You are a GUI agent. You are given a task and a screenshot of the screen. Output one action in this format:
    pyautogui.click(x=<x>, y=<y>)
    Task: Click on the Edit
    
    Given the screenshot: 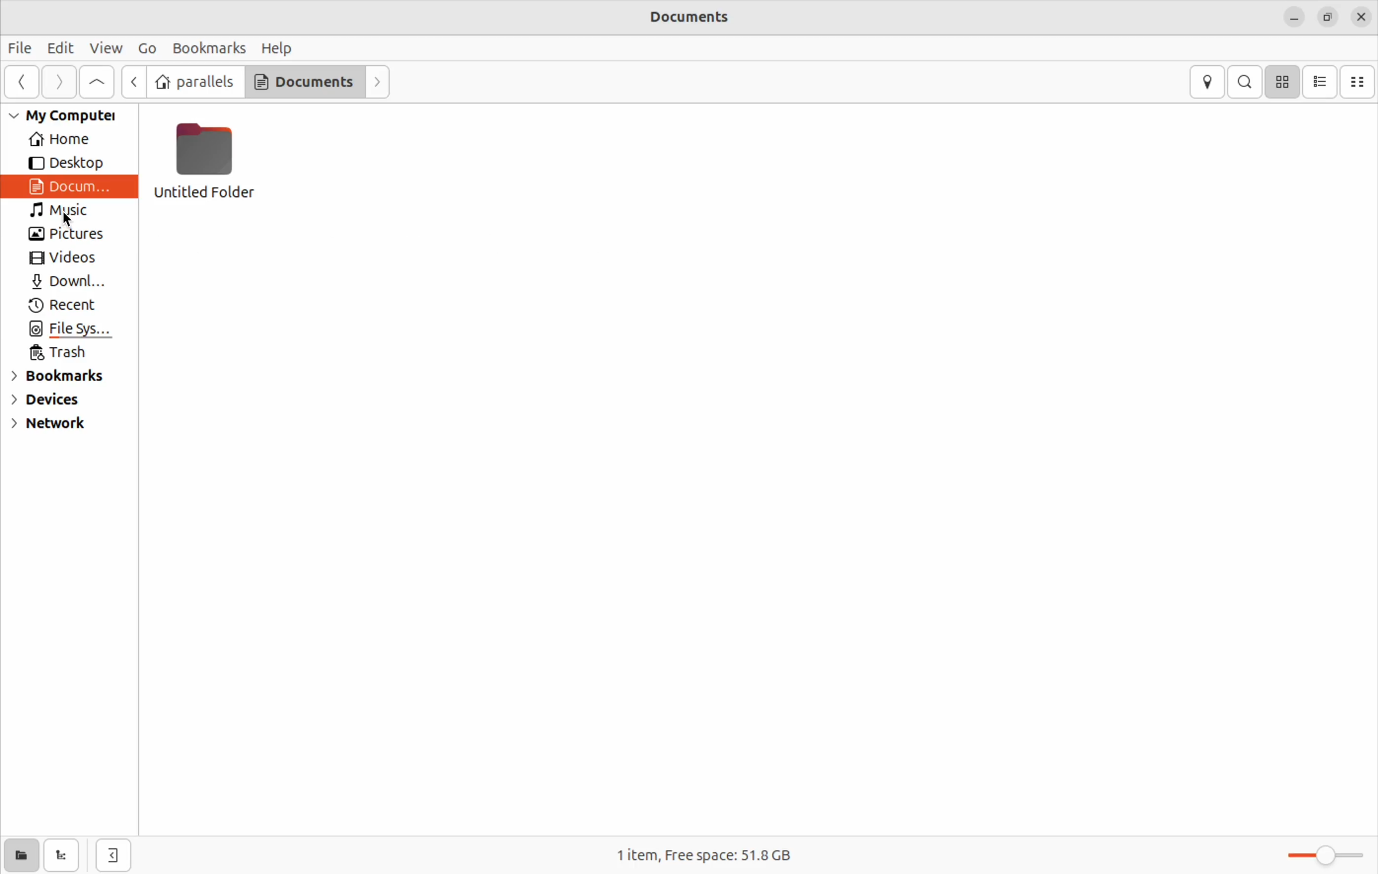 What is the action you would take?
    pyautogui.click(x=59, y=48)
    